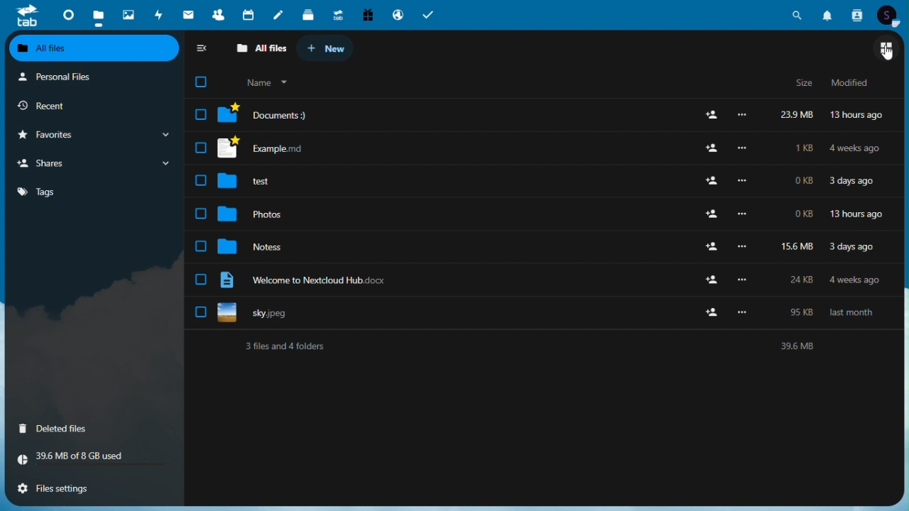 This screenshot has width=909, height=511. I want to click on tags, so click(92, 192).